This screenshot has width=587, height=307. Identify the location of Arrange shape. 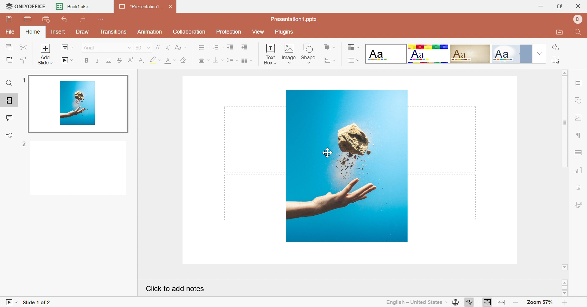
(330, 59).